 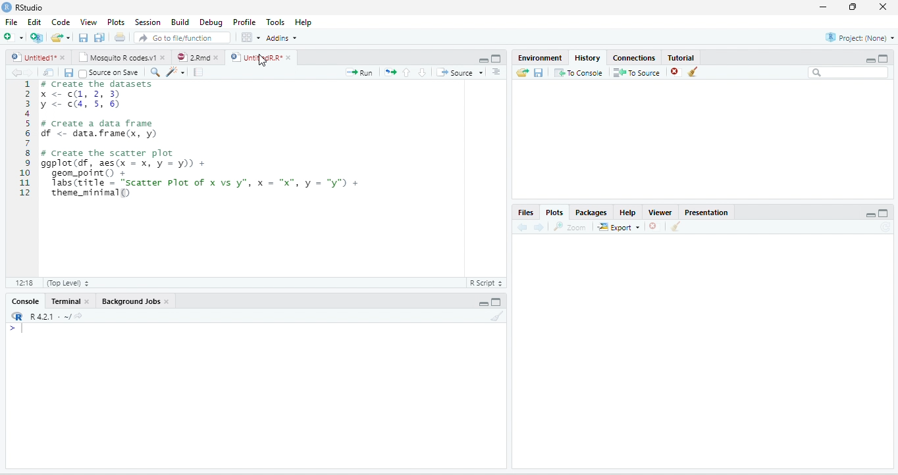 What do you see at coordinates (885, 226) in the screenshot?
I see `Refresh current plot` at bounding box center [885, 226].